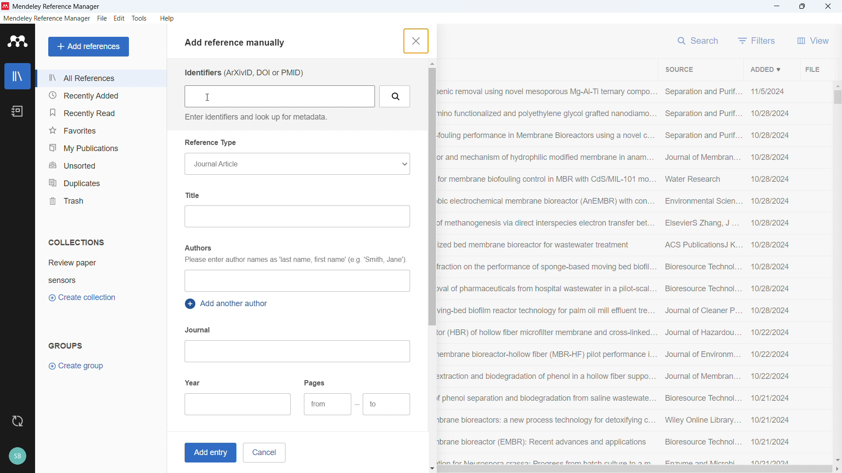  What do you see at coordinates (757, 40) in the screenshot?
I see `filters` at bounding box center [757, 40].